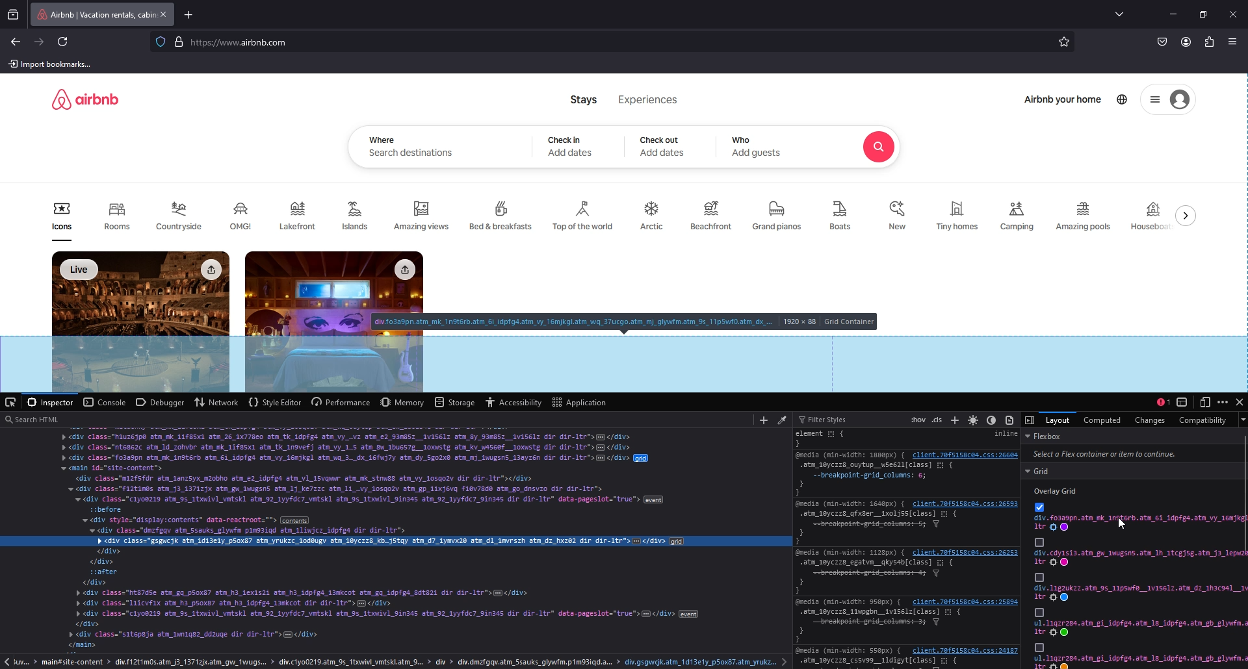  I want to click on Search destinations, so click(413, 154).